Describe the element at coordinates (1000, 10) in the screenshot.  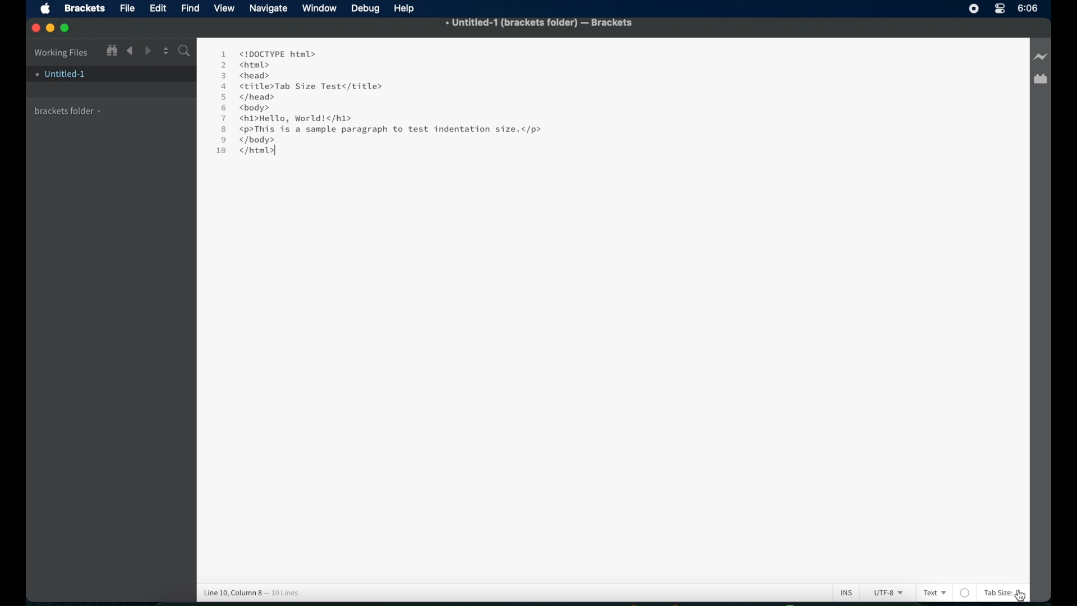
I see `Recording` at that location.